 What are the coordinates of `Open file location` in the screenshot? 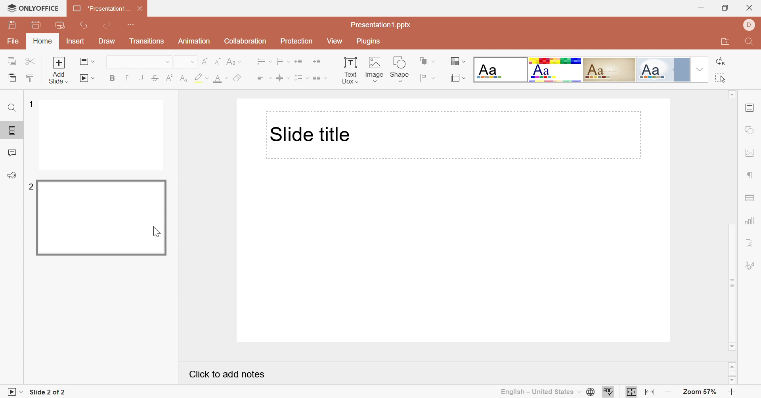 It's located at (723, 42).